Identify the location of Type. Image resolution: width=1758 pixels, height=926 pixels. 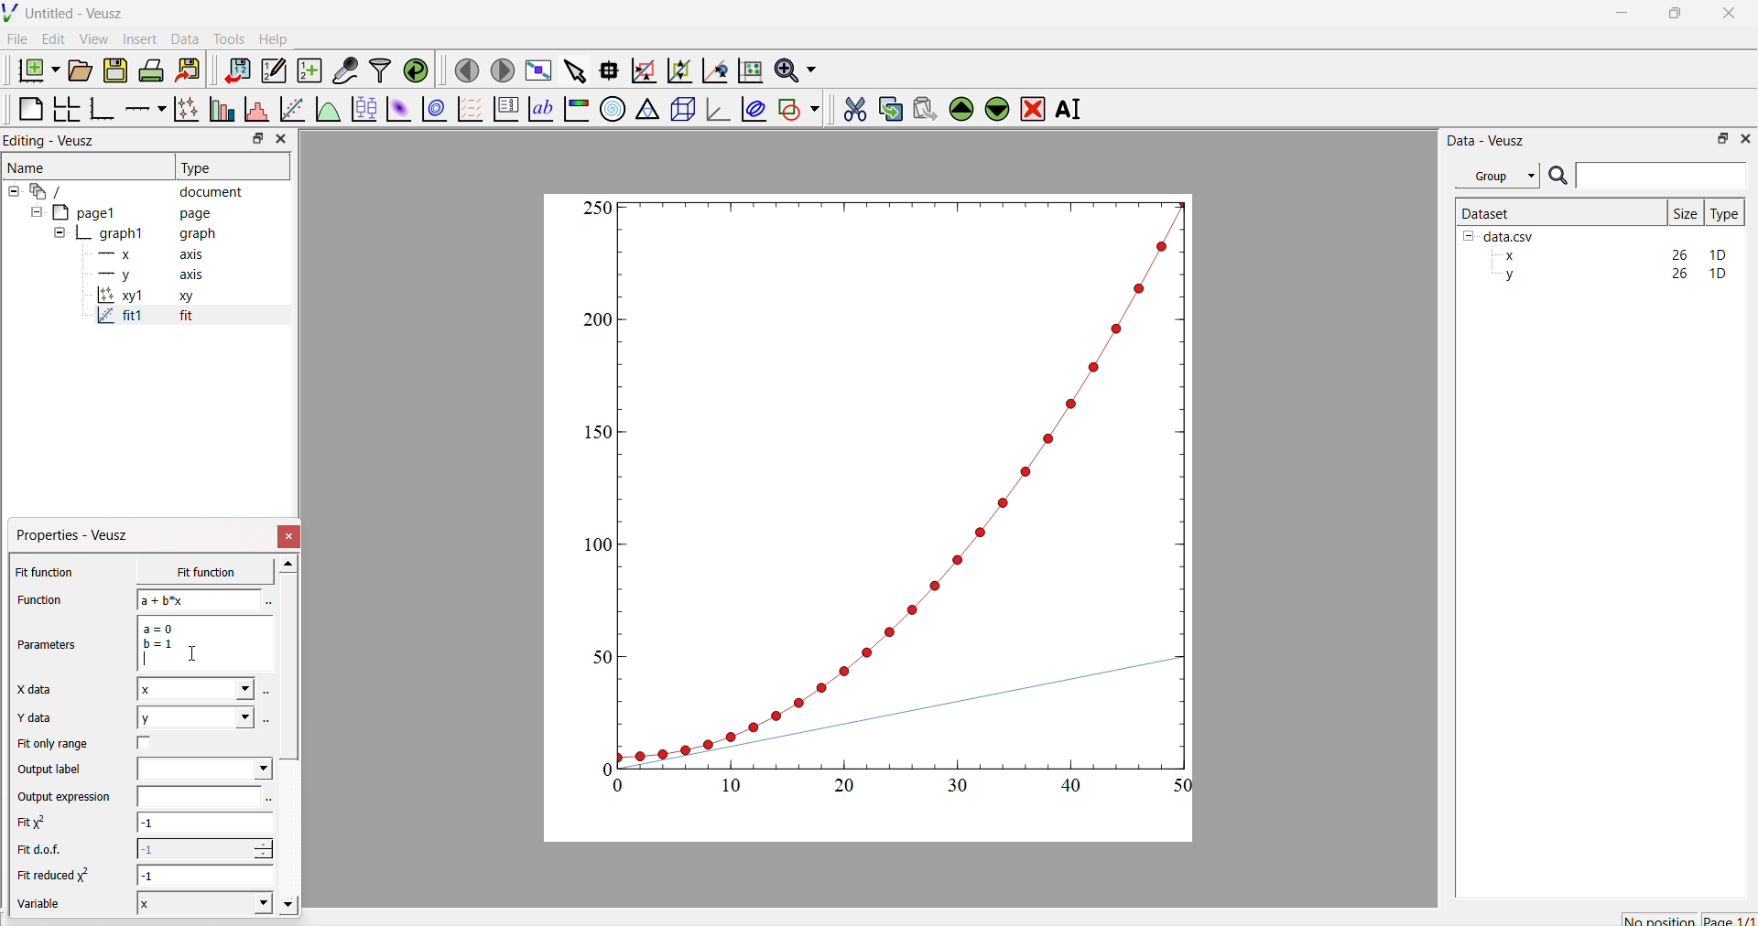
(199, 167).